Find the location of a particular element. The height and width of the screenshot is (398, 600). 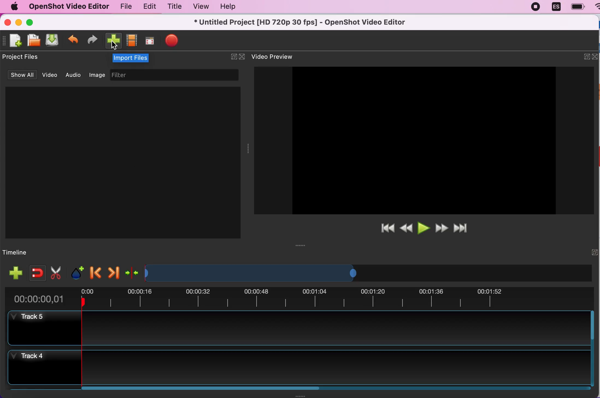

choose profile is located at coordinates (134, 40).